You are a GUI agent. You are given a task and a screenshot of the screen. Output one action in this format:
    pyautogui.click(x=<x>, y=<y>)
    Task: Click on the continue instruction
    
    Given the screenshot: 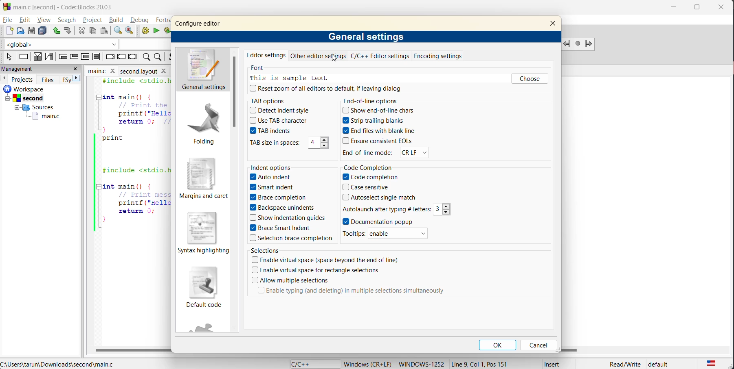 What is the action you would take?
    pyautogui.click(x=122, y=56)
    